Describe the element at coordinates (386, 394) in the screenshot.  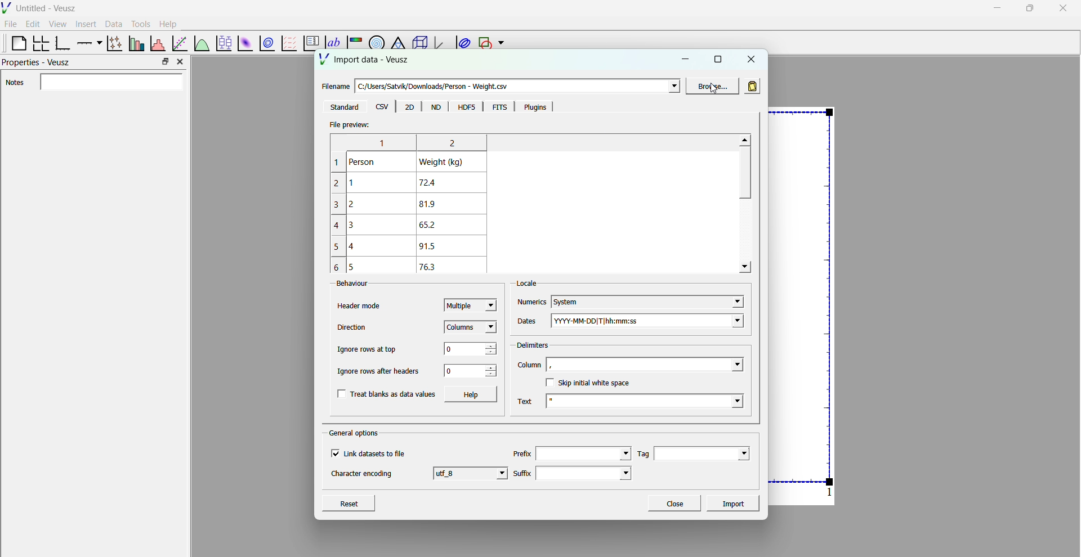
I see `Treat blanks as data values` at that location.